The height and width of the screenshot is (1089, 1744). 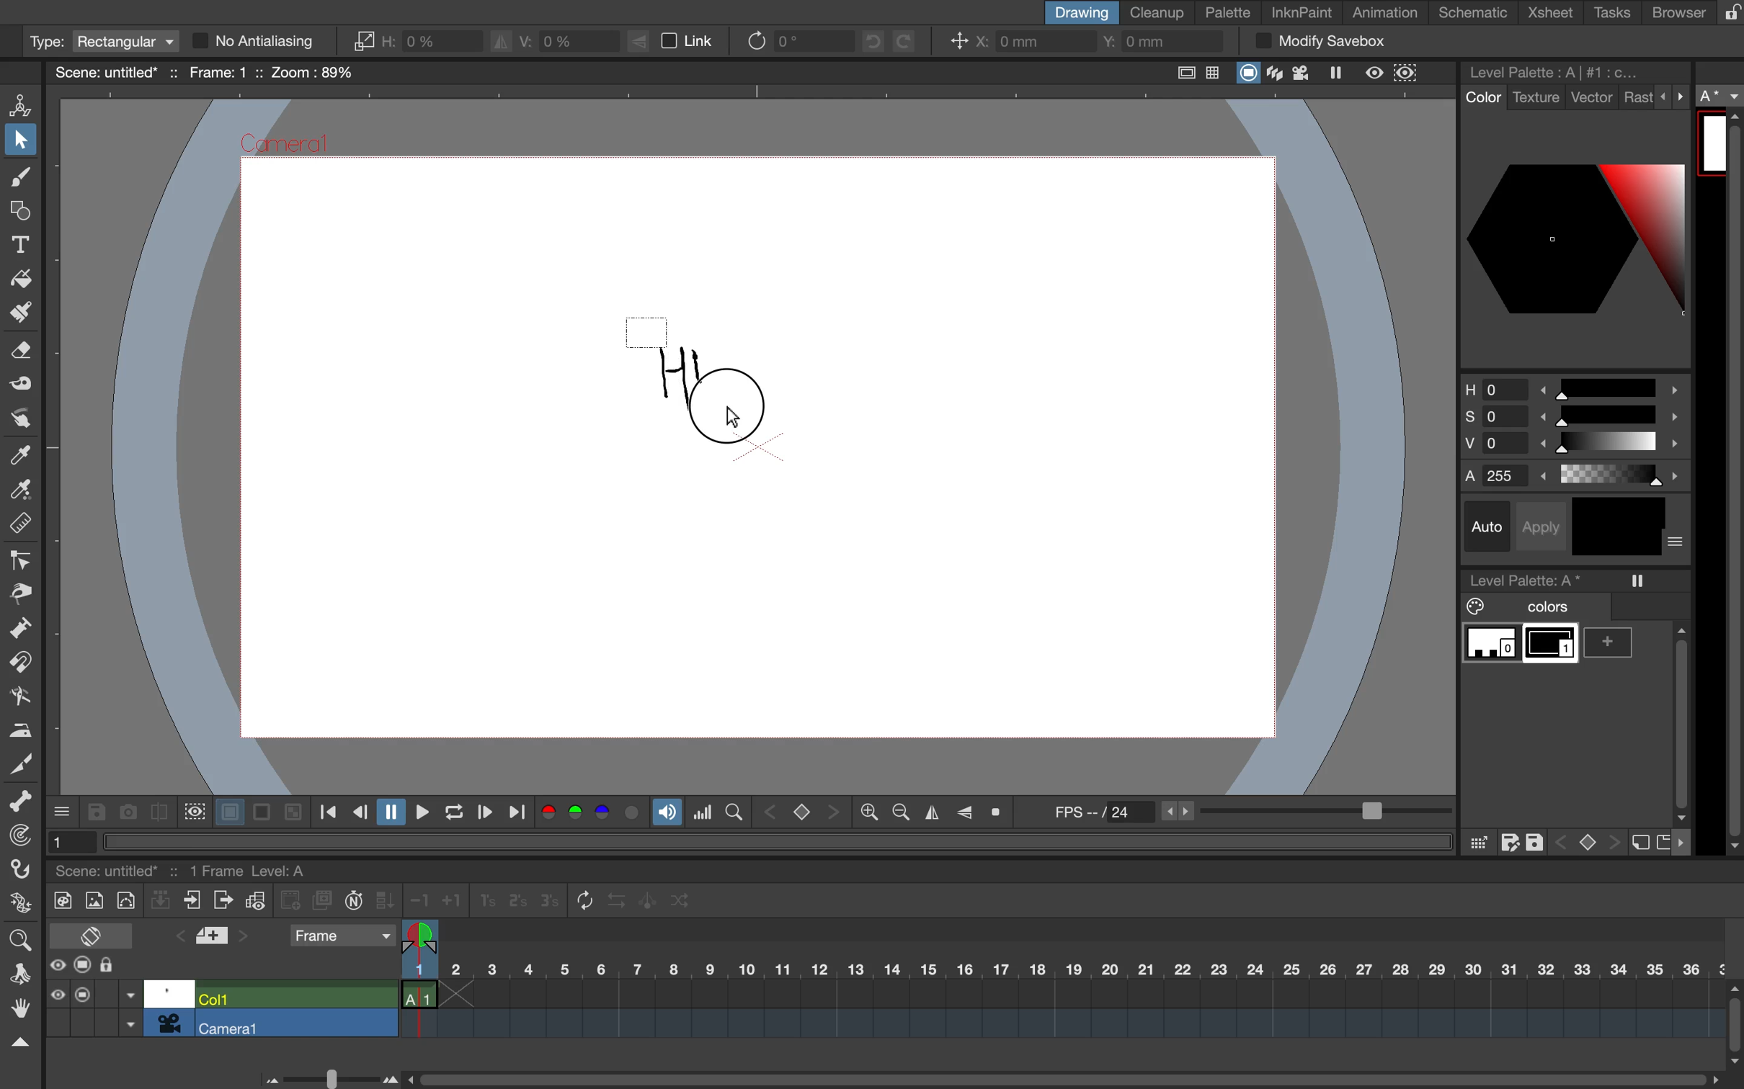 I want to click on soundtrack, so click(x=667, y=816).